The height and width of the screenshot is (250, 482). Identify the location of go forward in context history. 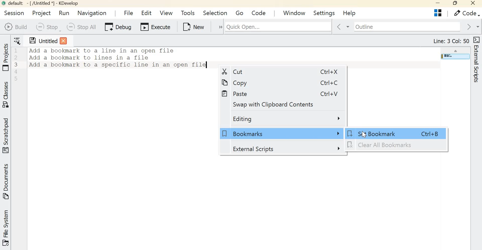
(472, 27).